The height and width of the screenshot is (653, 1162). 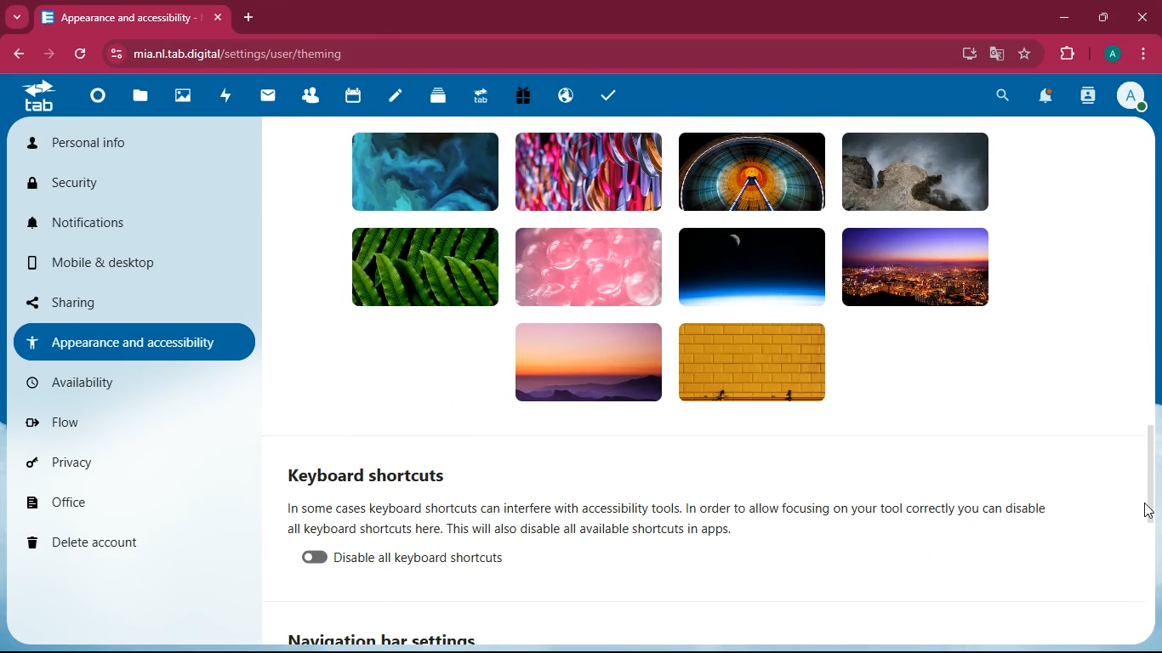 What do you see at coordinates (130, 464) in the screenshot?
I see `privacy` at bounding box center [130, 464].